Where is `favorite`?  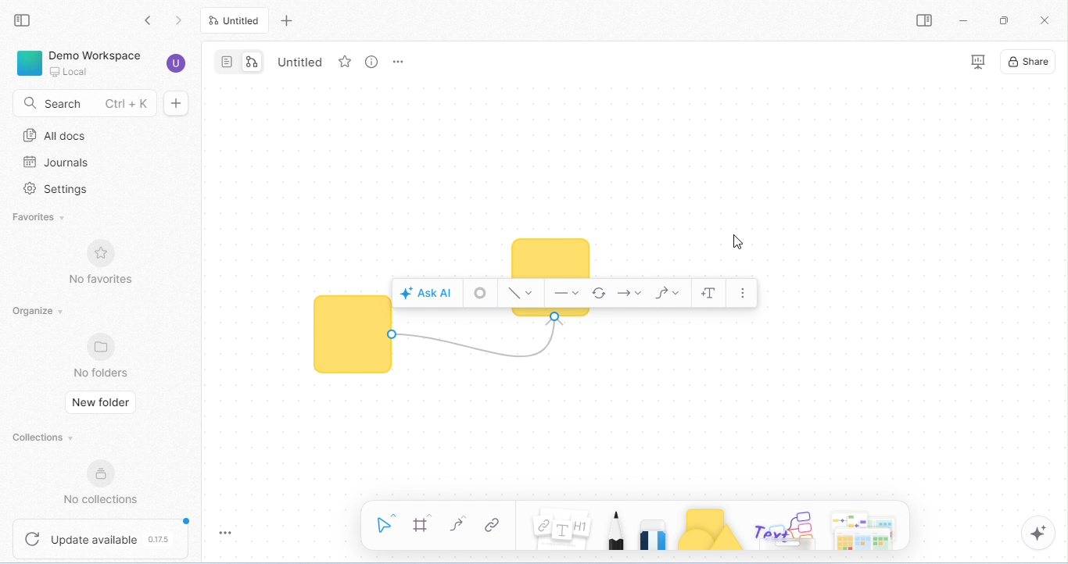
favorite is located at coordinates (345, 62).